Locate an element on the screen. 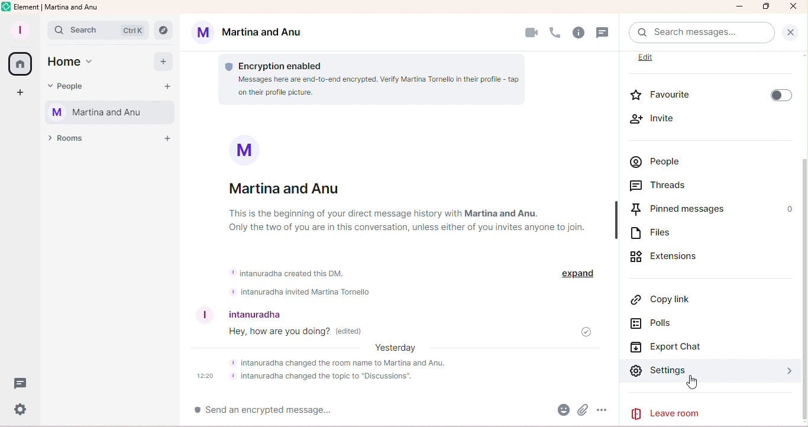 The width and height of the screenshot is (808, 427). more options is located at coordinates (605, 412).